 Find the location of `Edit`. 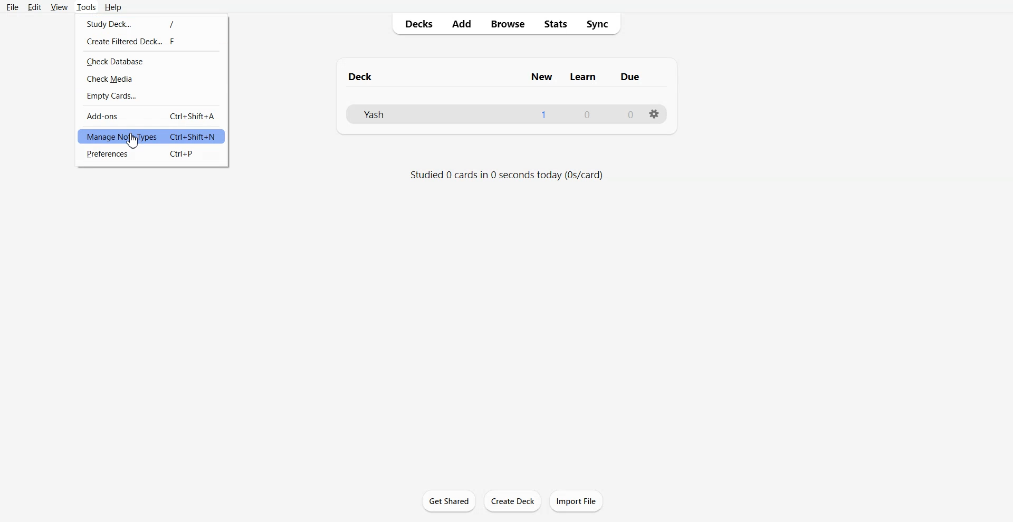

Edit is located at coordinates (34, 7).